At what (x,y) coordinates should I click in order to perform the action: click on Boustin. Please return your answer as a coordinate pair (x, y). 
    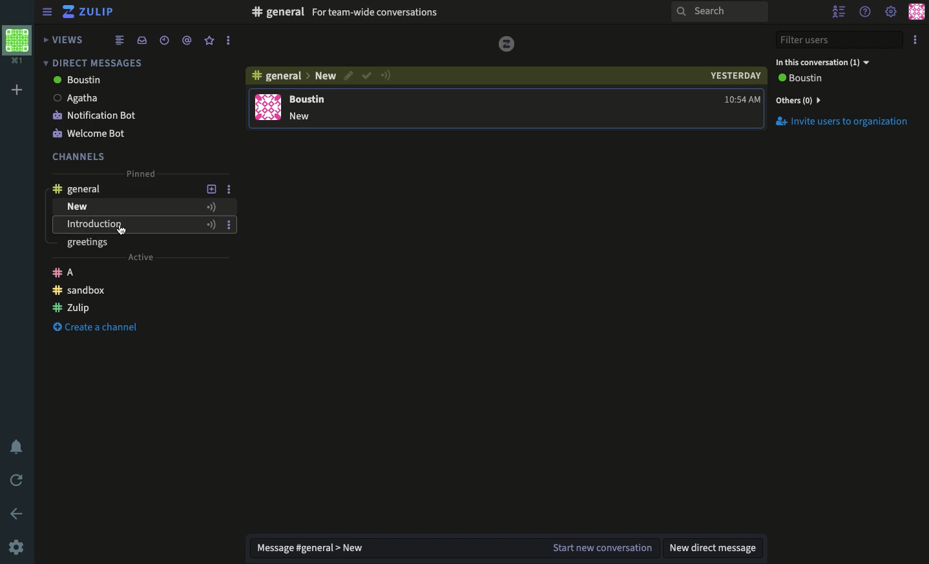
    Looking at the image, I should click on (308, 99).